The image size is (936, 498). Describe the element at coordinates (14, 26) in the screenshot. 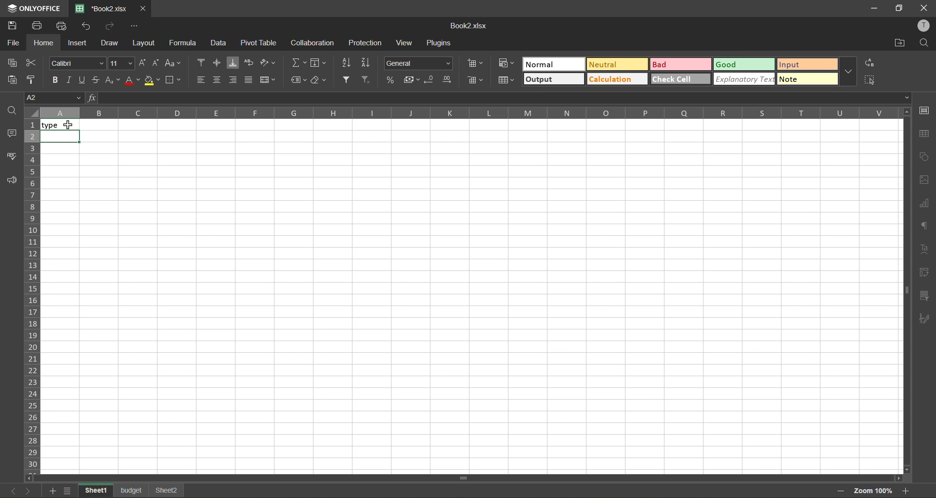

I see `save` at that location.